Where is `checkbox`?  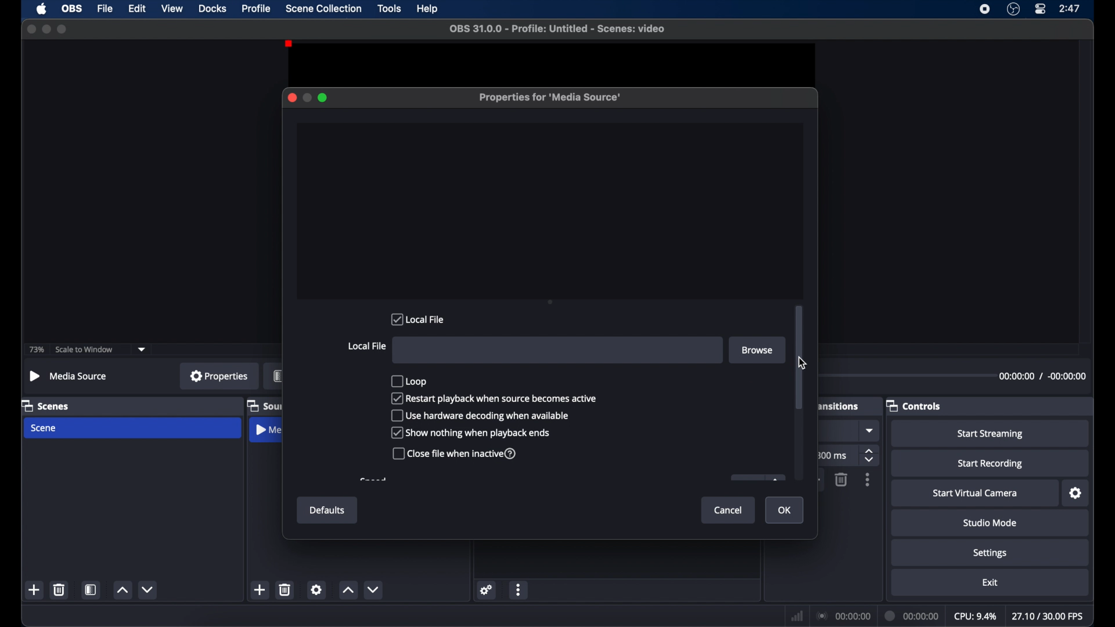
checkbox is located at coordinates (456, 454).